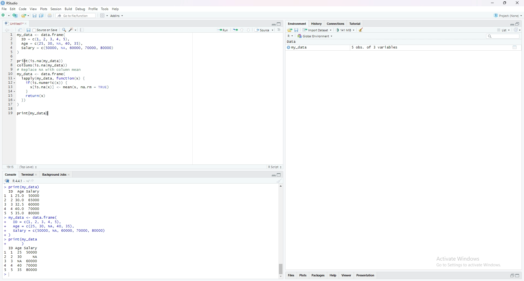 The height and width of the screenshot is (281, 524). I want to click on create a project, so click(16, 16).